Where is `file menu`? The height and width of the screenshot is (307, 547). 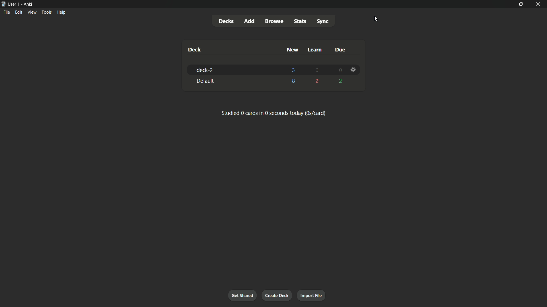
file menu is located at coordinates (7, 12).